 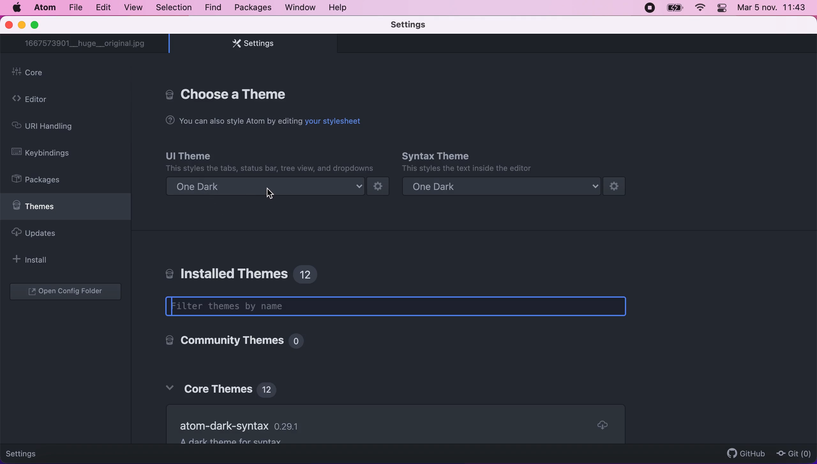 I want to click on Mar 5 nov. 11:42, so click(x=773, y=9).